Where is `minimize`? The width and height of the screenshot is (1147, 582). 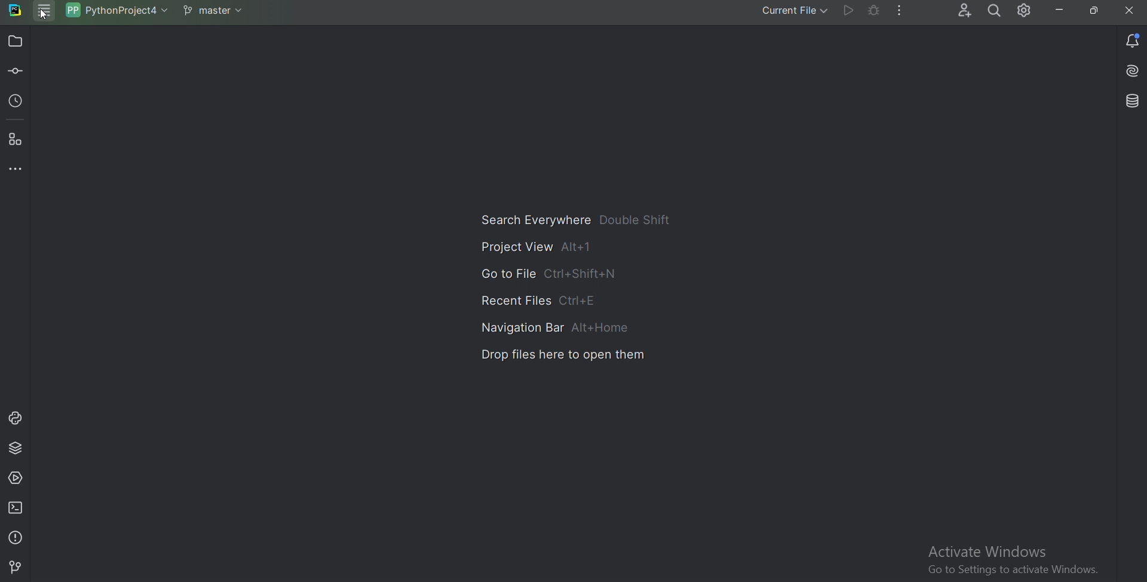
minimize is located at coordinates (1060, 11).